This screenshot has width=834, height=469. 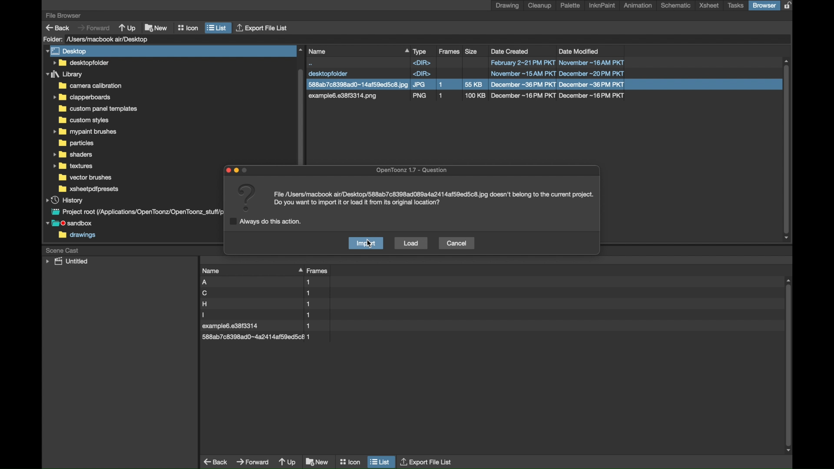 I want to click on drag handle, so click(x=299, y=269).